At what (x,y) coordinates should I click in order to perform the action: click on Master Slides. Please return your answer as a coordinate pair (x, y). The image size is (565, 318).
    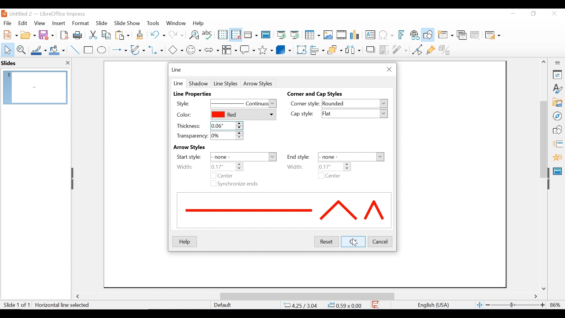
    Looking at the image, I should click on (266, 35).